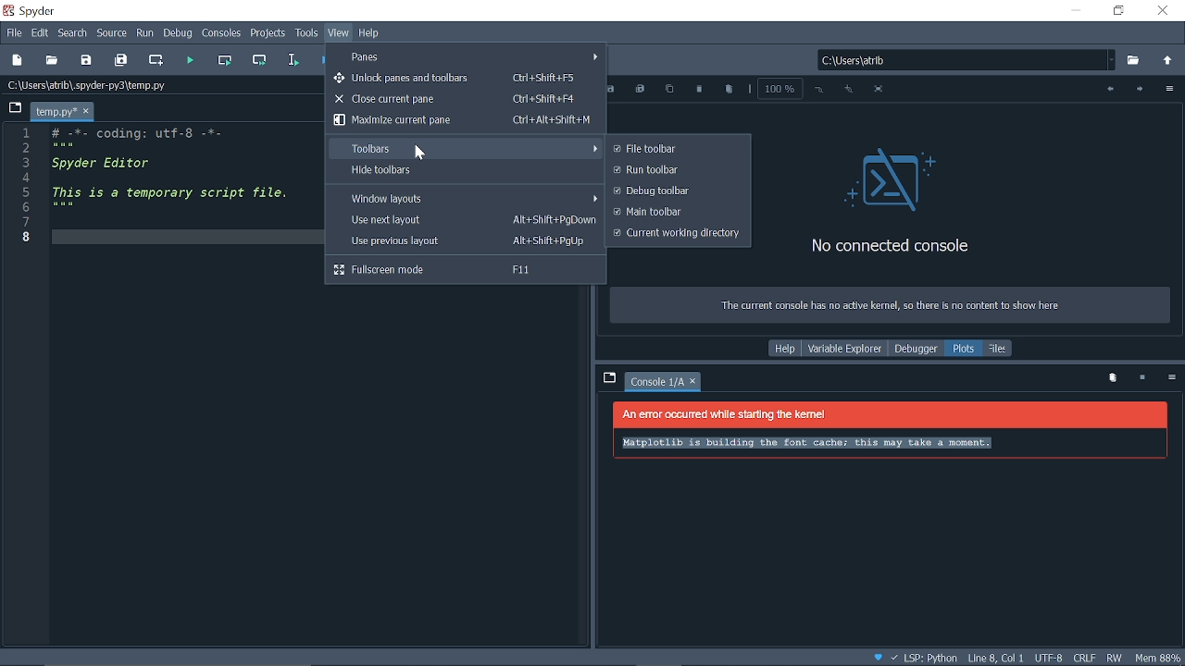 Image resolution: width=1185 pixels, height=666 pixels. I want to click on New, so click(17, 60).